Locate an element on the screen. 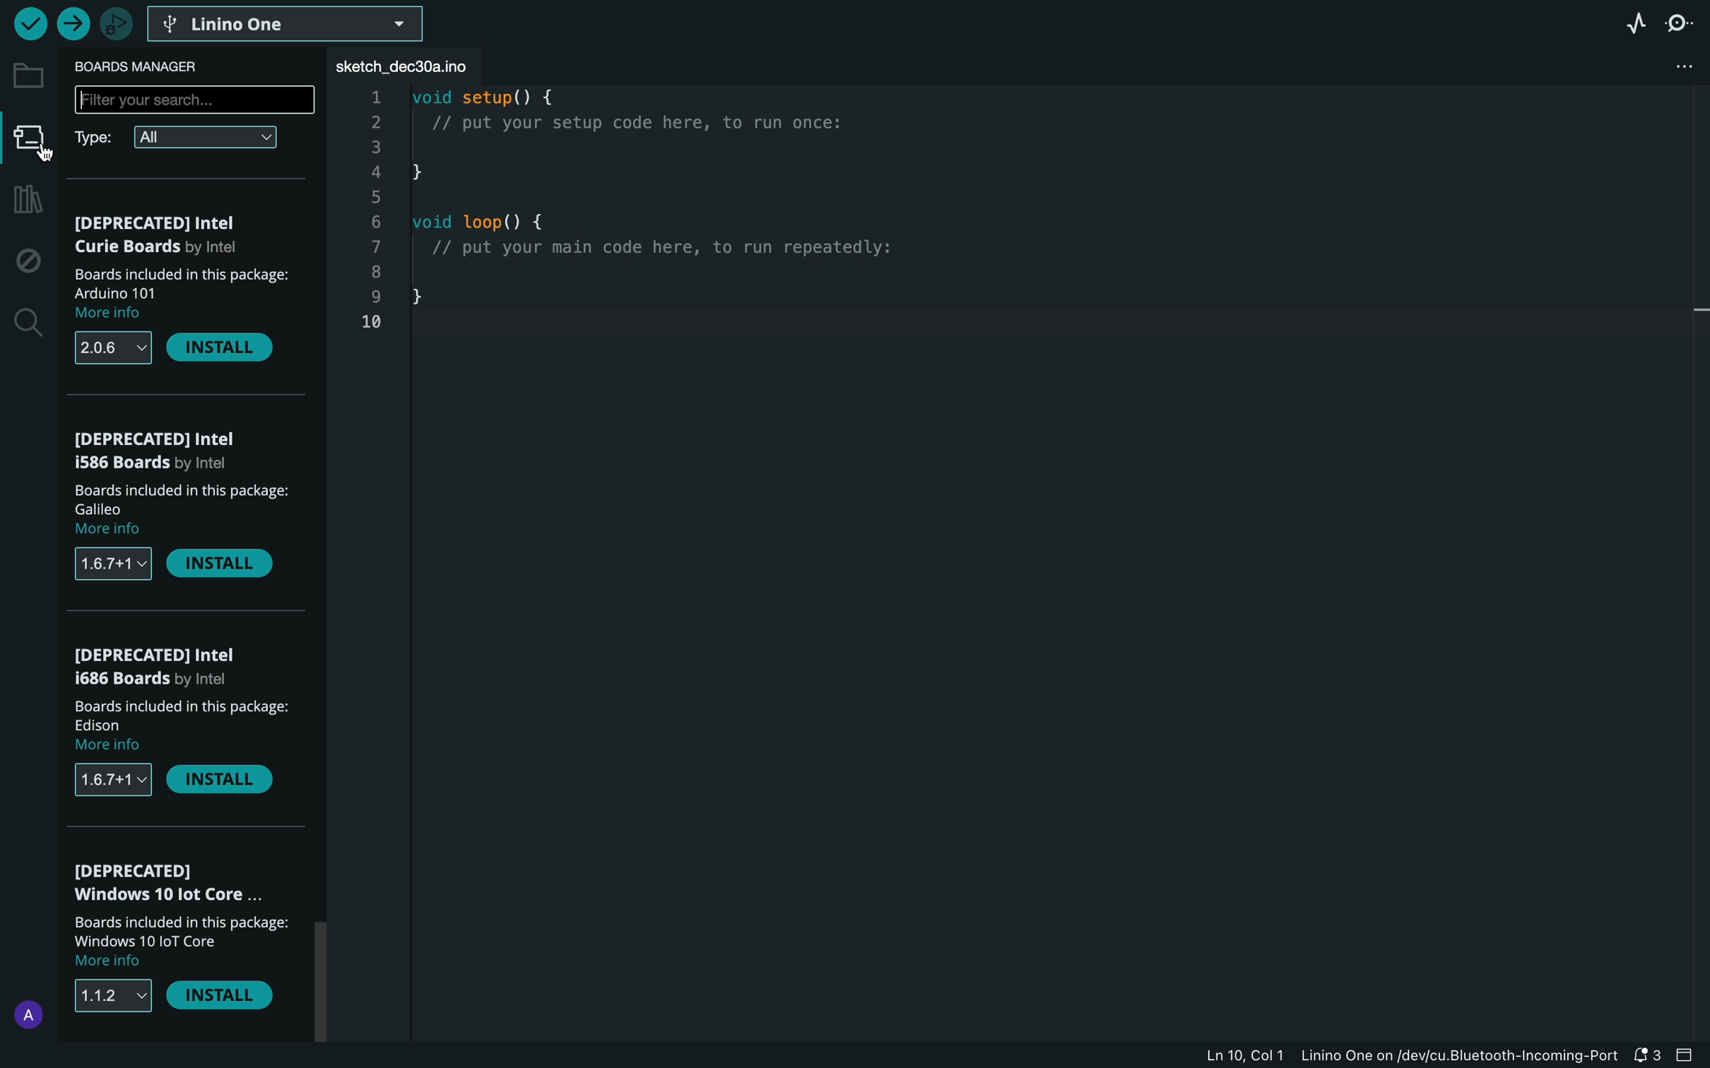 This screenshot has height=1068, width=1710. install is located at coordinates (220, 348).